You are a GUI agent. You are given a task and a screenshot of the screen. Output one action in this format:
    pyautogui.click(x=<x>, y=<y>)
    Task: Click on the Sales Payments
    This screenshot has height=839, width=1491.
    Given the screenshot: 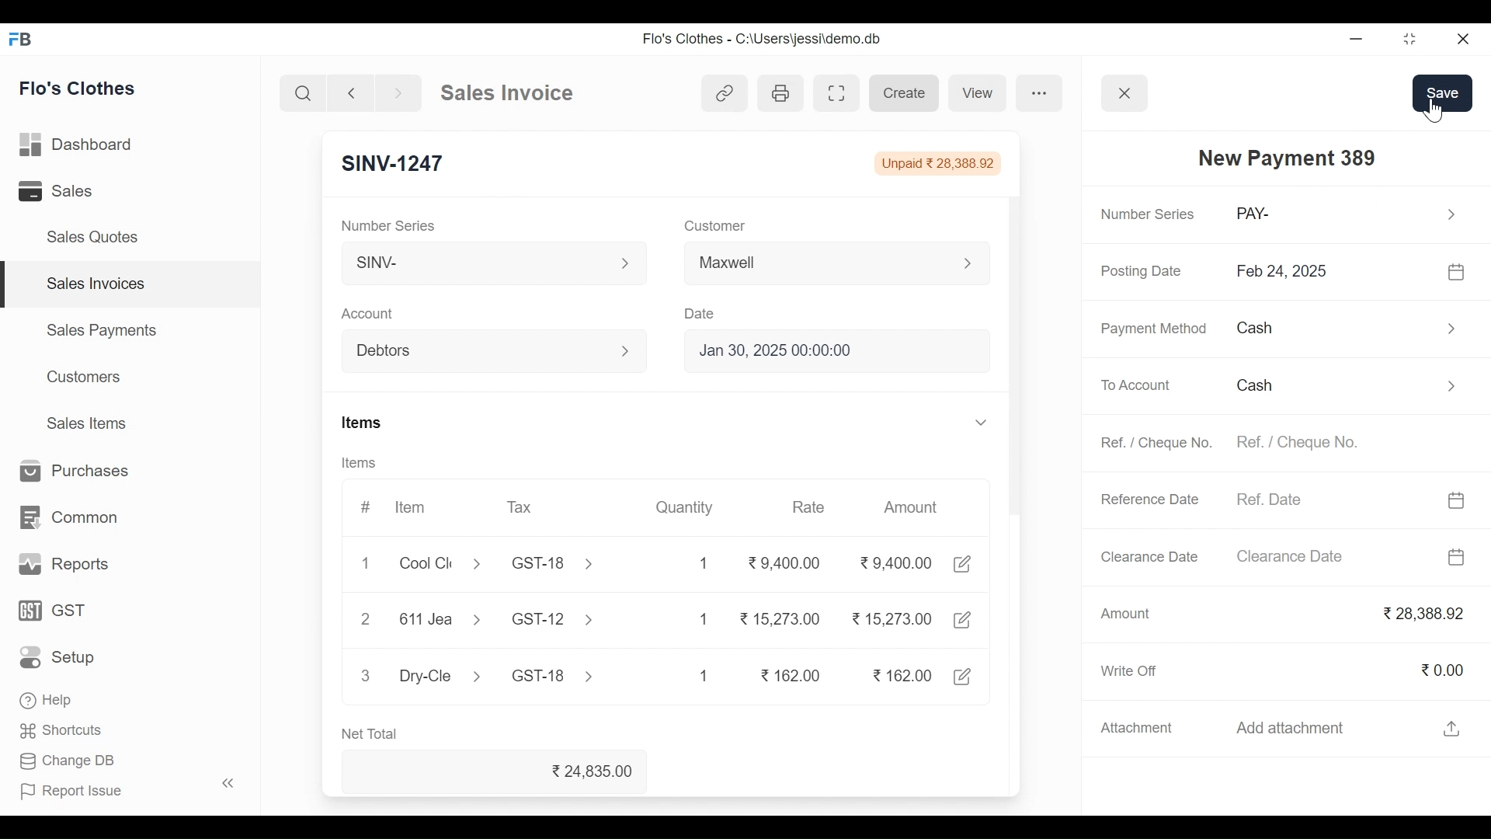 What is the action you would take?
    pyautogui.click(x=103, y=329)
    